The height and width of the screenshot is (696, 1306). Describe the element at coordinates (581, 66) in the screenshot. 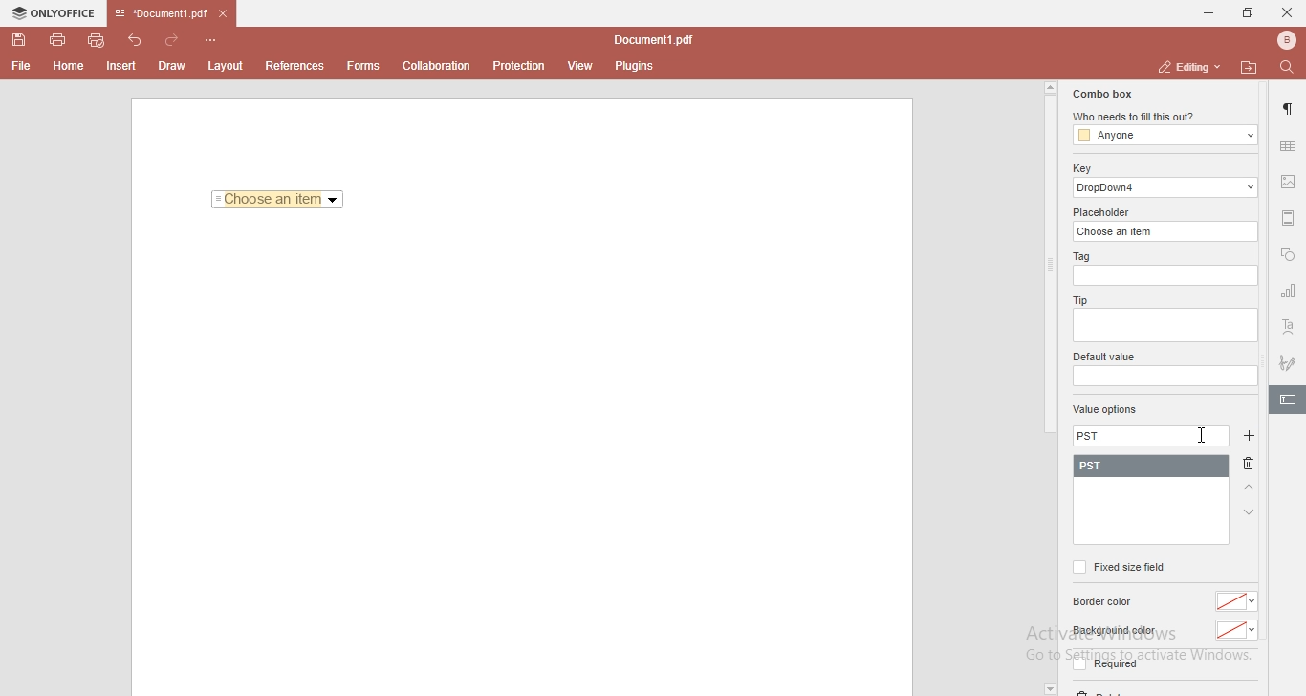

I see `view` at that location.